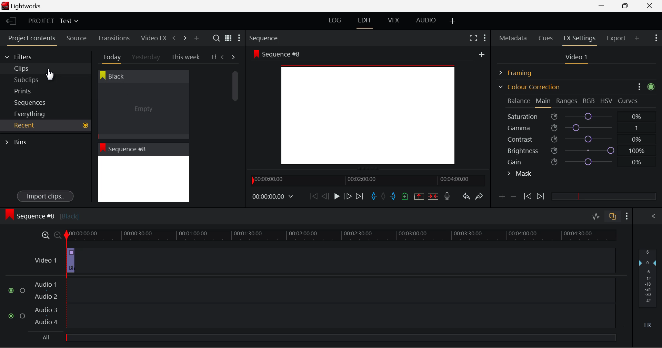 This screenshot has height=348, width=662. What do you see at coordinates (596, 215) in the screenshot?
I see `Toggle audio editing levels` at bounding box center [596, 215].